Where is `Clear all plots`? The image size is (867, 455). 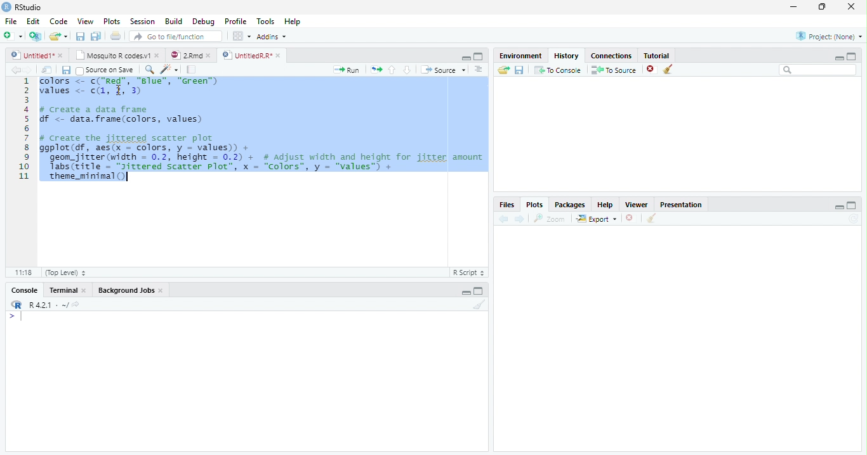
Clear all plots is located at coordinates (651, 218).